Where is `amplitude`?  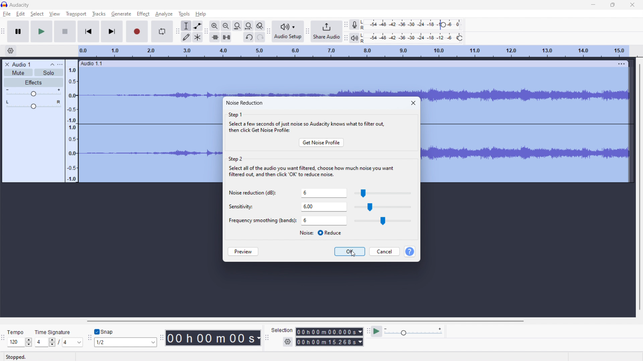 amplitude is located at coordinates (72, 121).